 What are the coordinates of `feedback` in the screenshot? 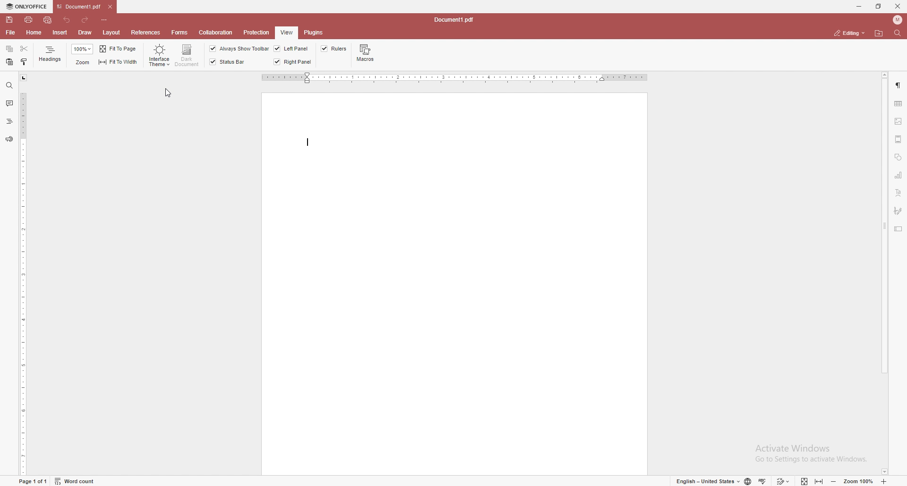 It's located at (9, 140).